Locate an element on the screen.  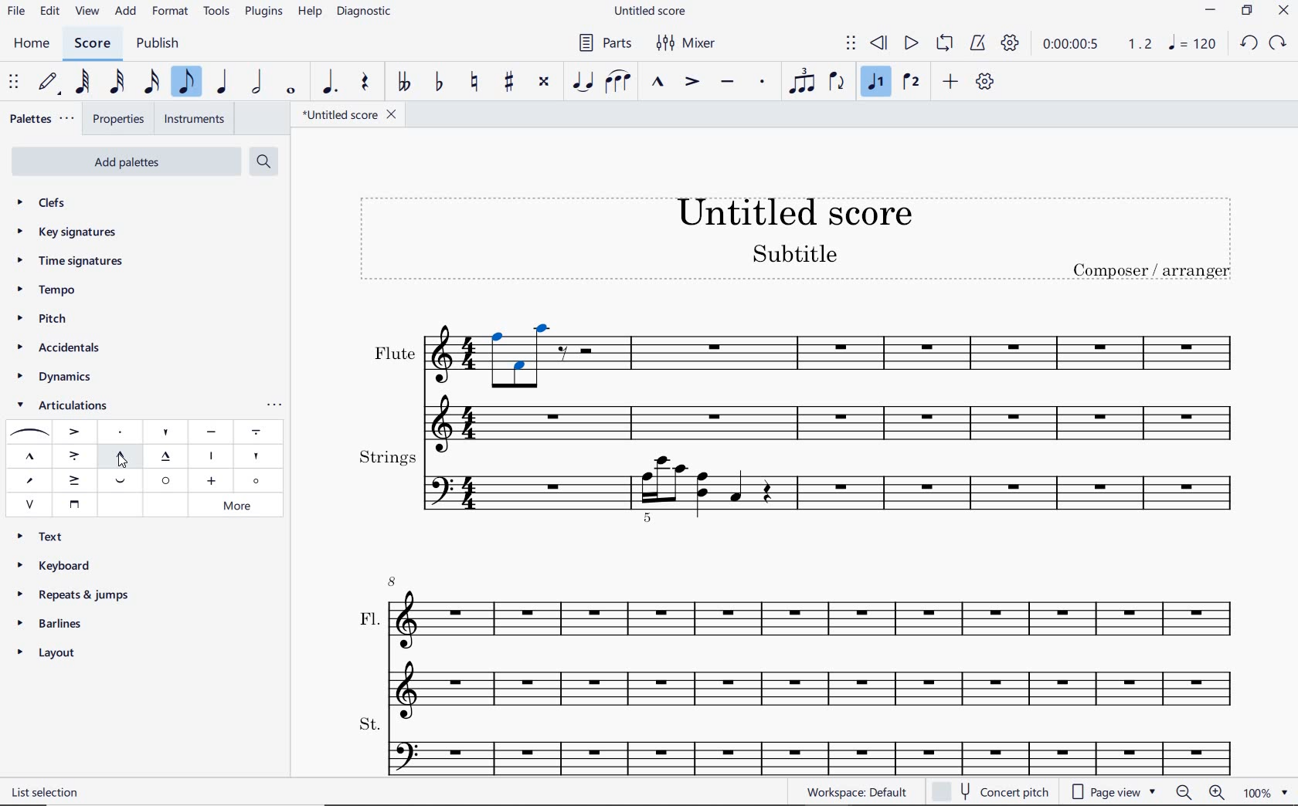
DOWN BOW is located at coordinates (73, 503).